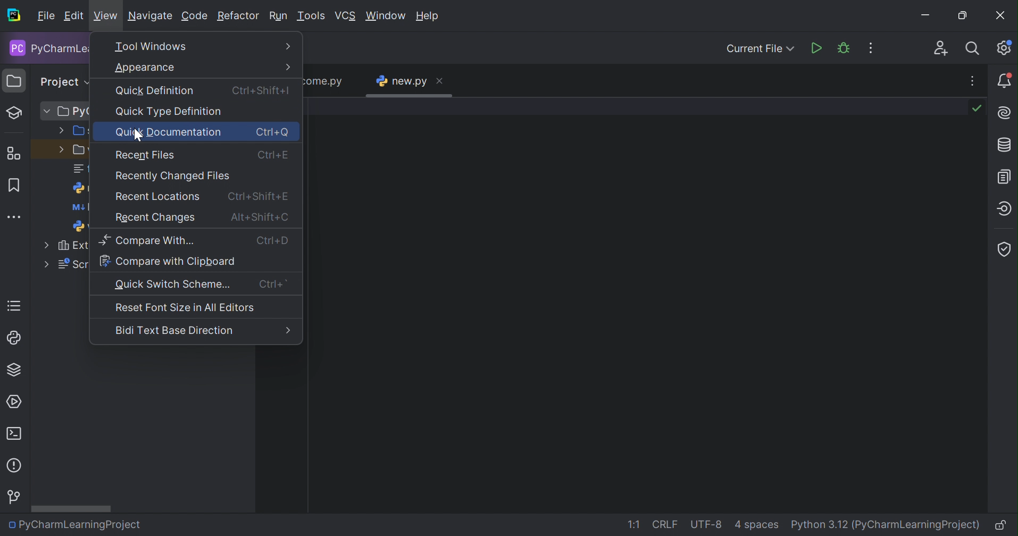  Describe the element at coordinates (72, 150) in the screenshot. I see `venv` at that location.